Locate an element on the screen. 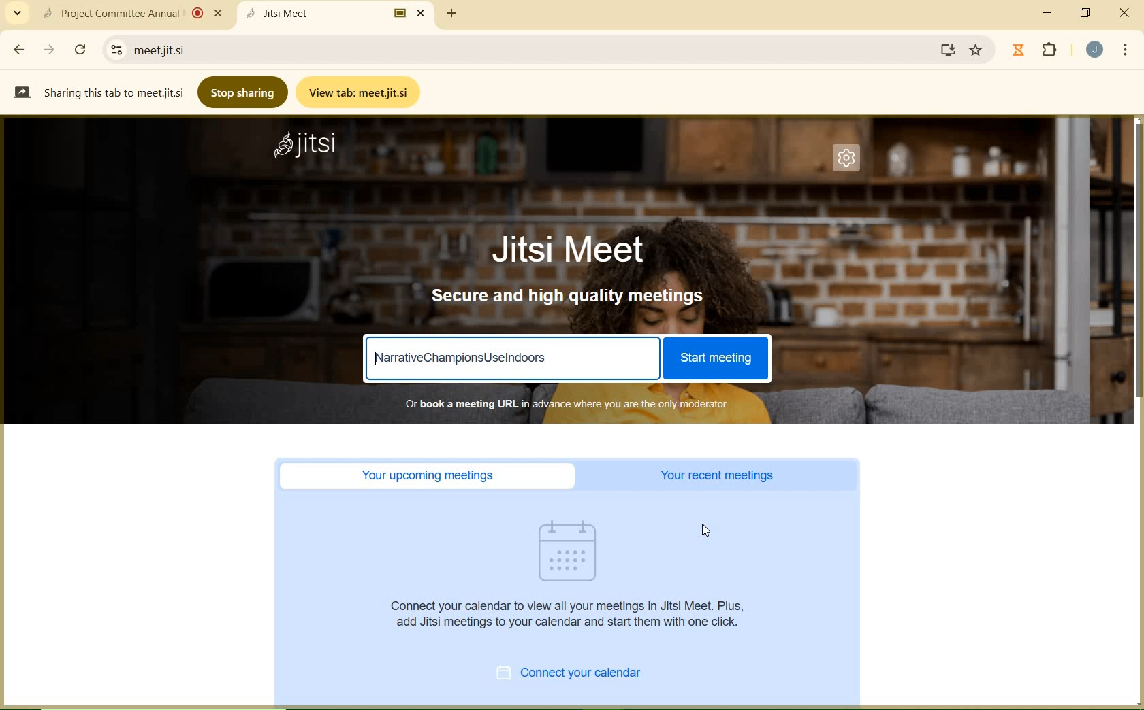 The image size is (1144, 710). account is located at coordinates (1096, 50).